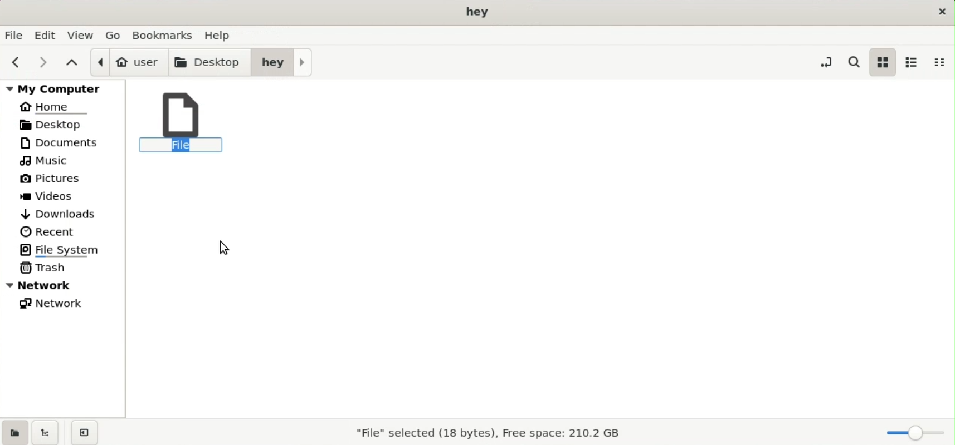  I want to click on recent, so click(48, 231).